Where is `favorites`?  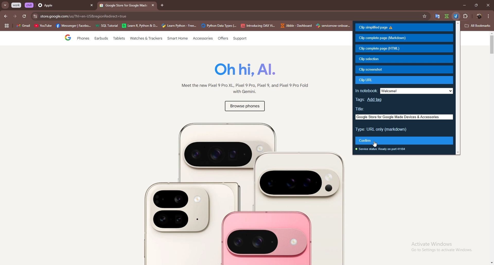
favorites is located at coordinates (425, 16).